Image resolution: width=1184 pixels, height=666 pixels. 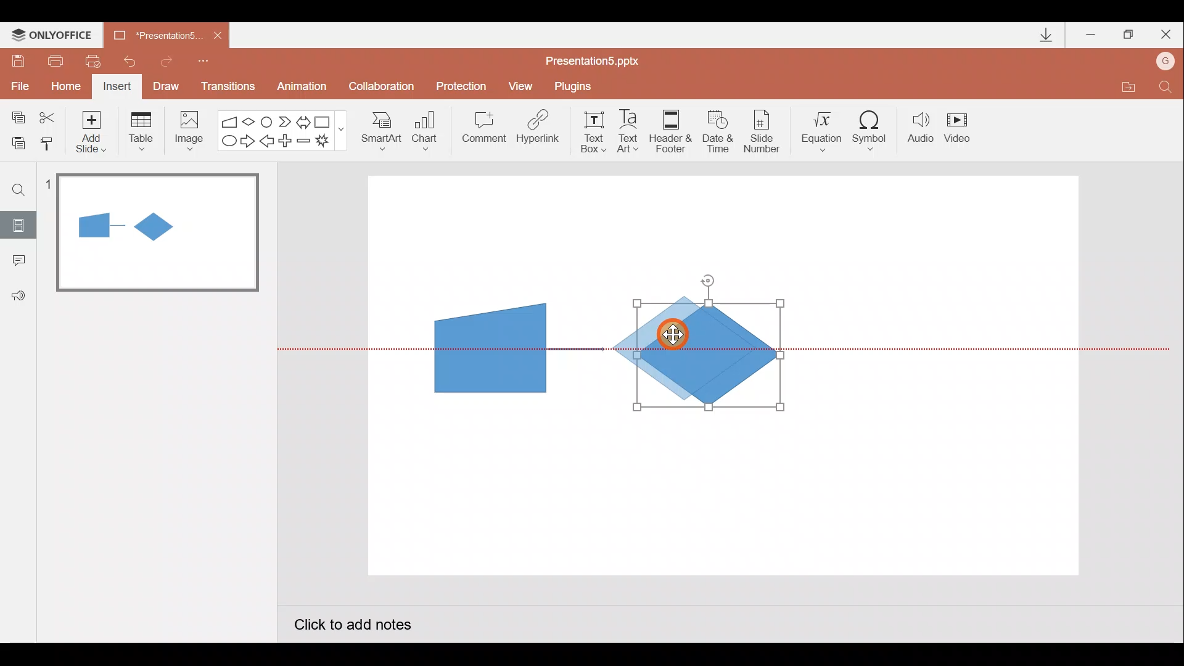 What do you see at coordinates (1128, 89) in the screenshot?
I see `Open file location` at bounding box center [1128, 89].